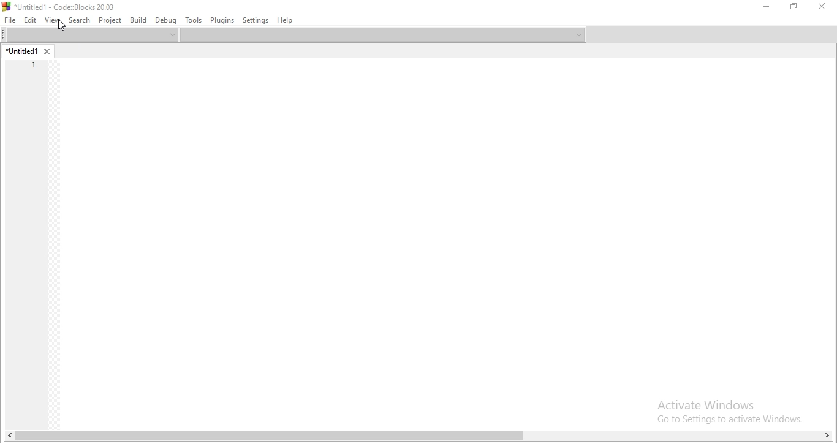 This screenshot has width=837, height=443. Describe the element at coordinates (383, 36) in the screenshot. I see `empty dropdown` at that location.